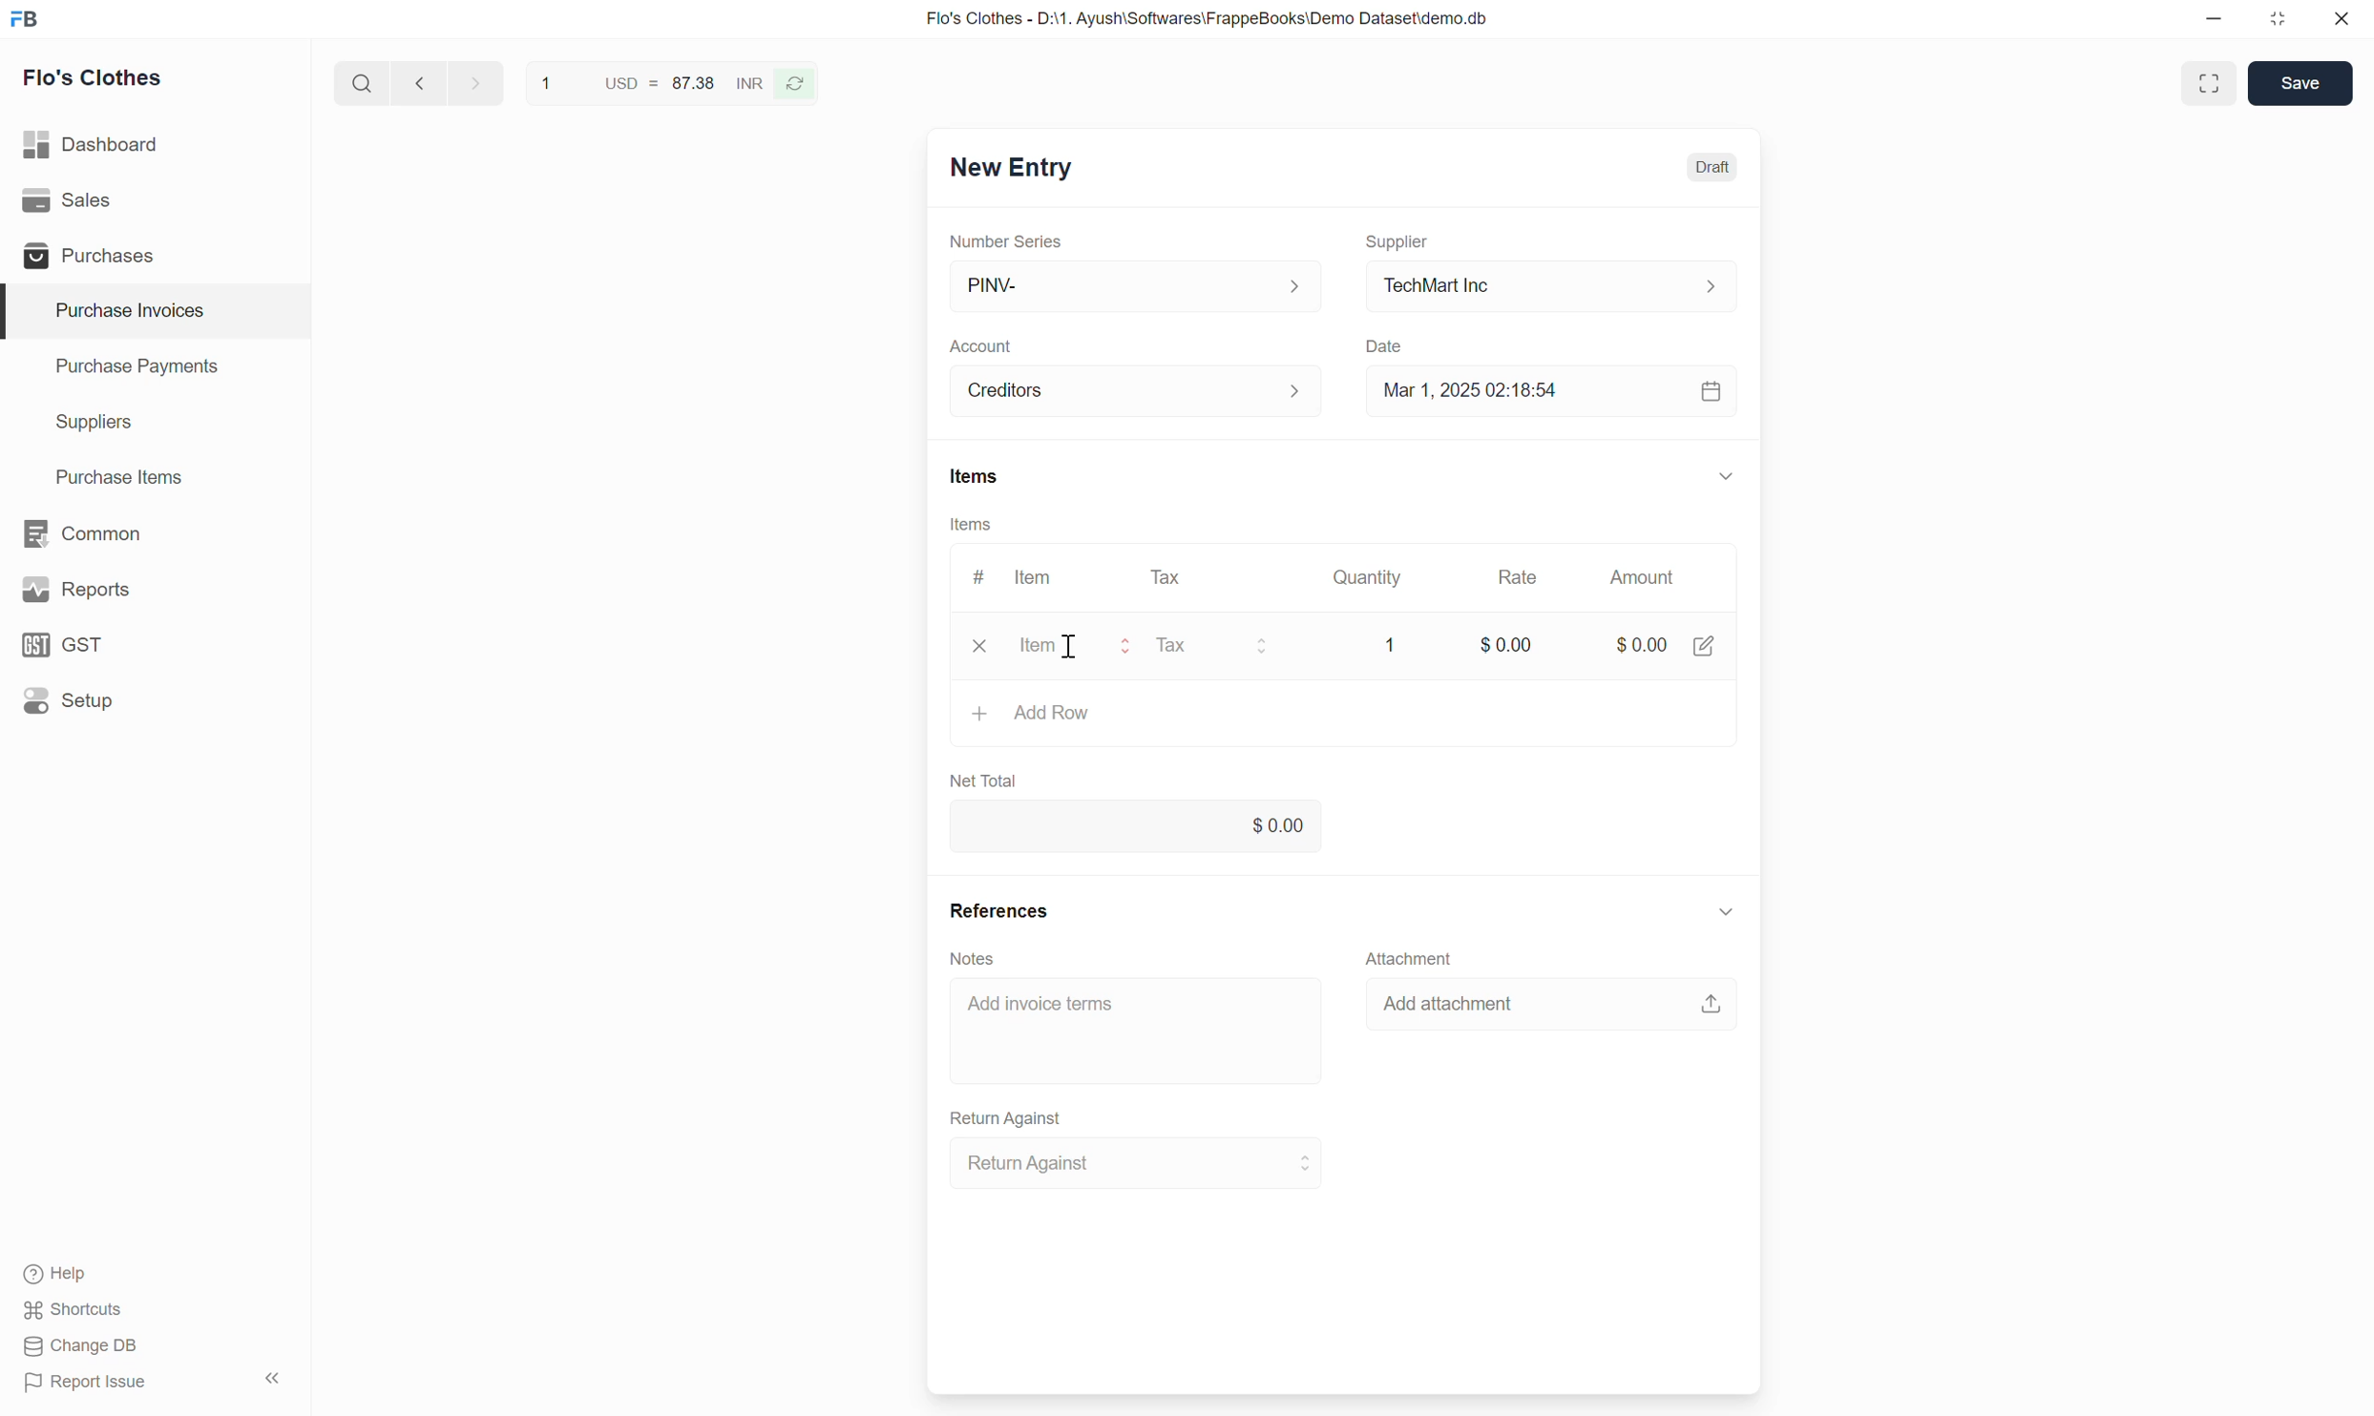  What do you see at coordinates (973, 959) in the screenshot?
I see `Notes` at bounding box center [973, 959].